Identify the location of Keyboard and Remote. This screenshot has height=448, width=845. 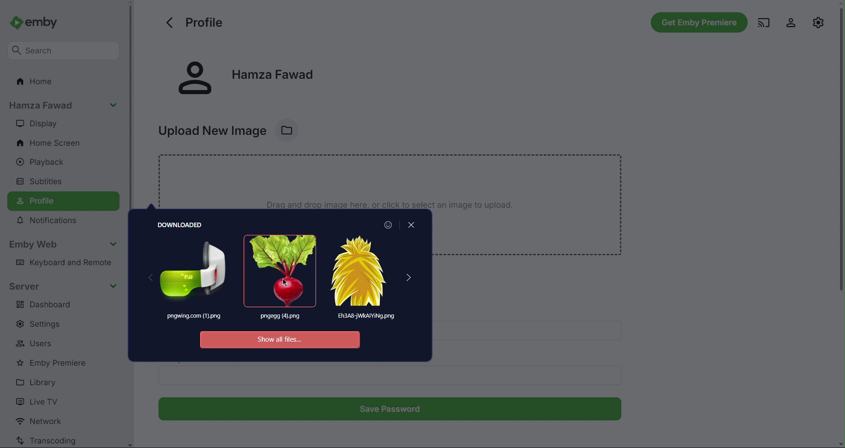
(67, 264).